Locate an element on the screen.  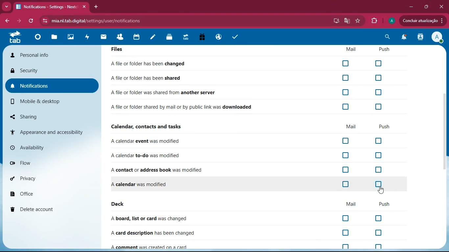
desktop is located at coordinates (335, 21).